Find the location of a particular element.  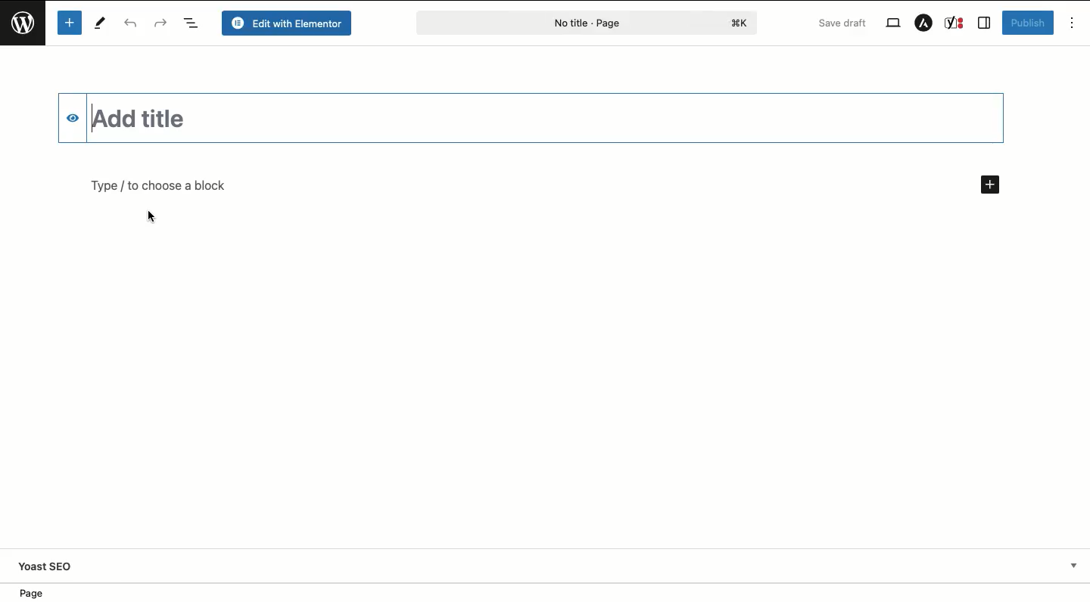

Astra is located at coordinates (923, 23).